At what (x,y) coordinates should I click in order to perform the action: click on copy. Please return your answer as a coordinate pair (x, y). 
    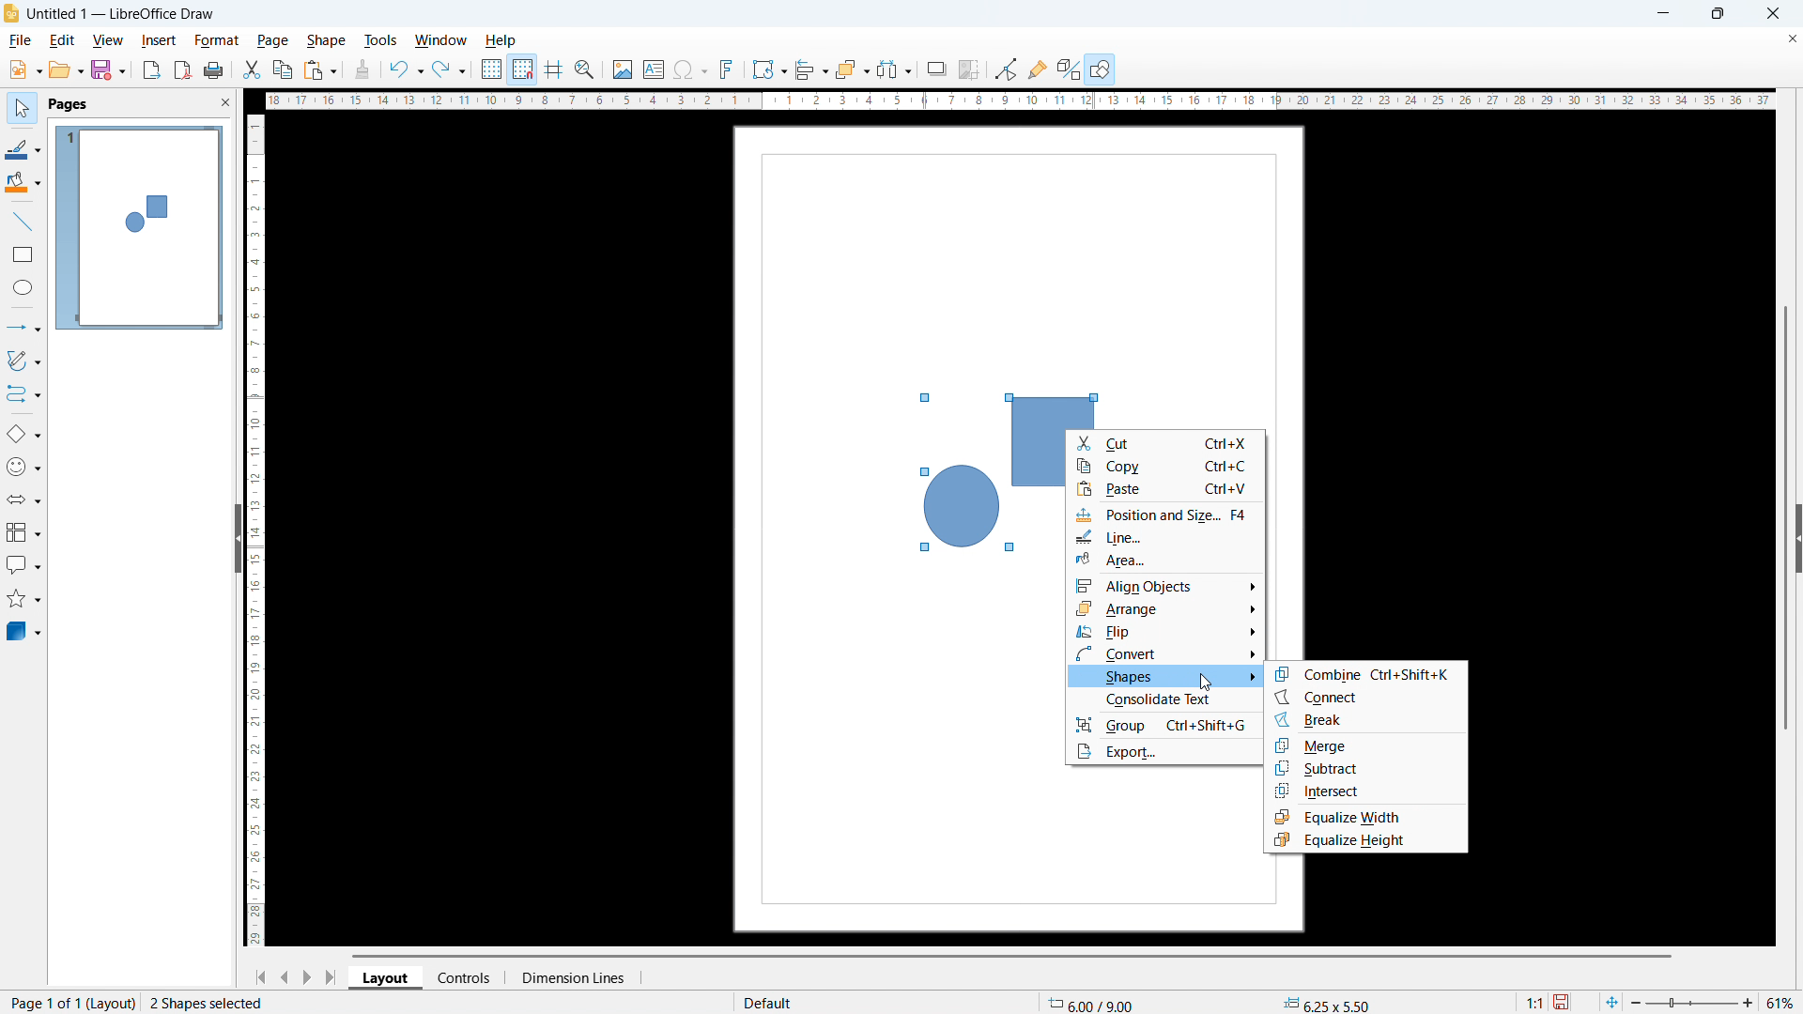
    Looking at the image, I should click on (1166, 465).